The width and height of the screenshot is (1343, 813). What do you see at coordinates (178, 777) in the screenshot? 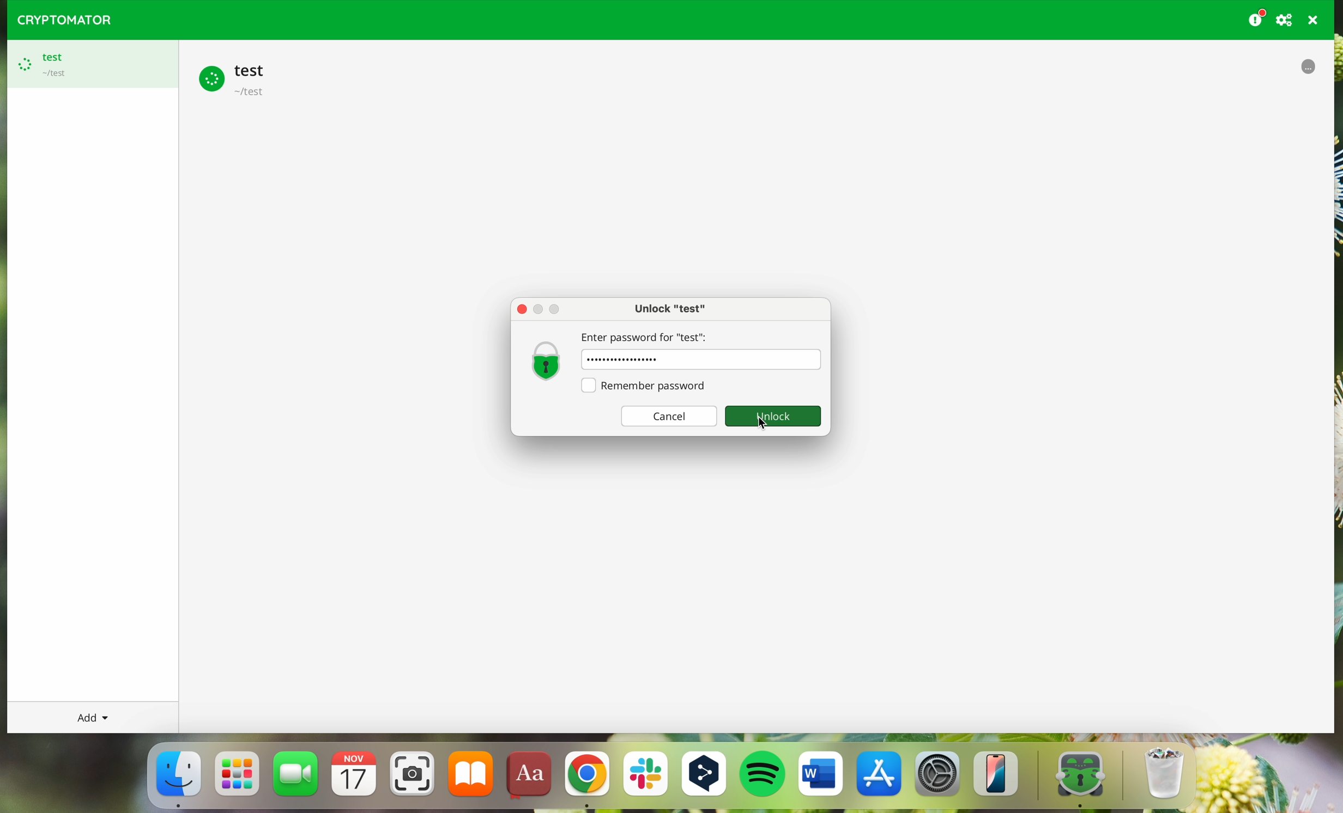
I see `Finder` at bounding box center [178, 777].